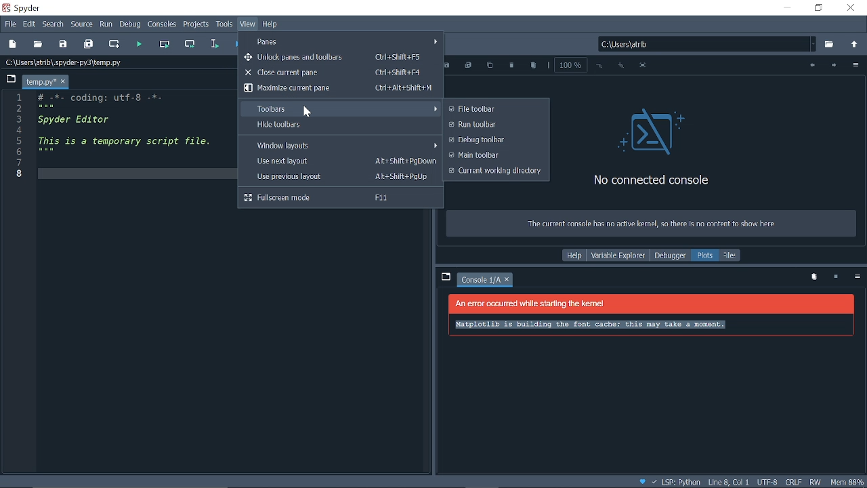 The width and height of the screenshot is (867, 488). I want to click on Close current tab, so click(63, 82).